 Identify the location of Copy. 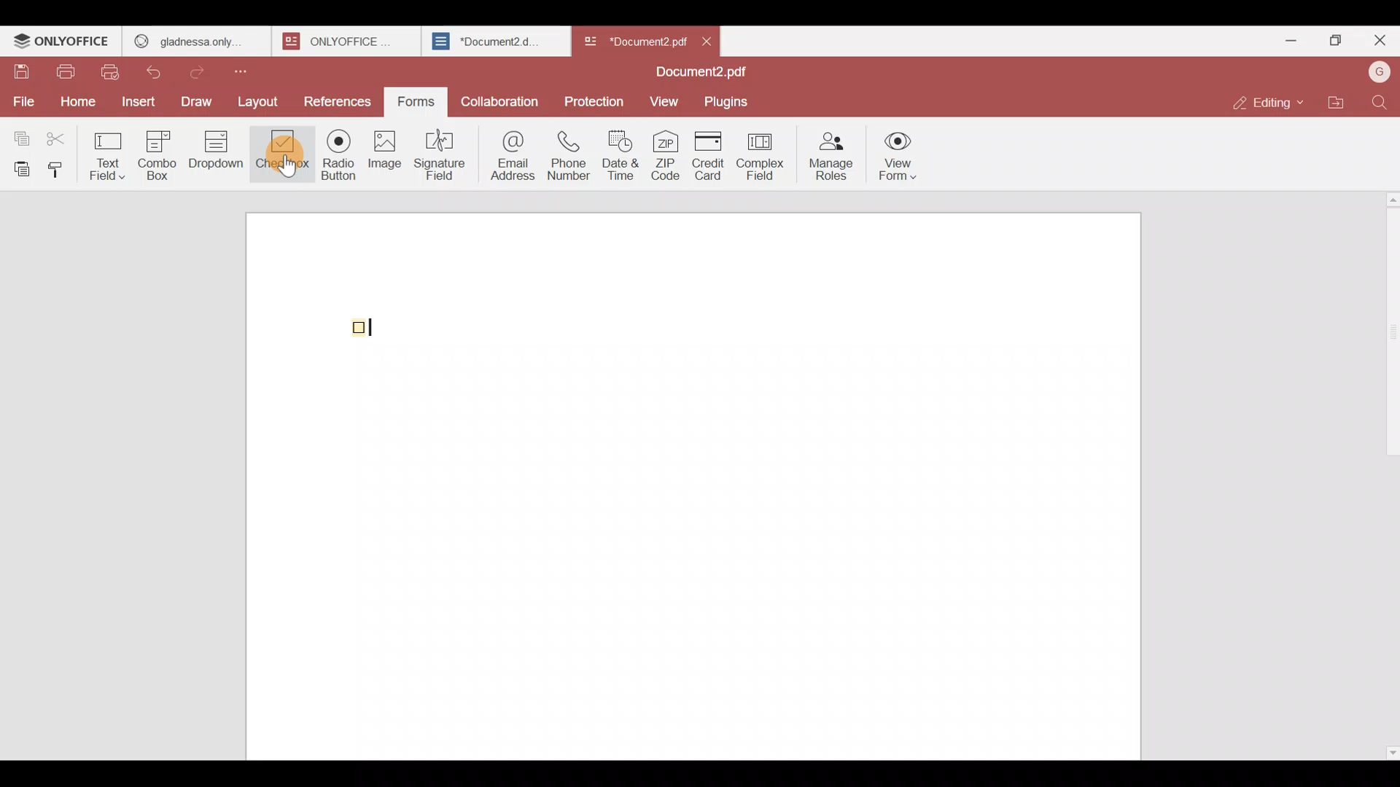
(19, 135).